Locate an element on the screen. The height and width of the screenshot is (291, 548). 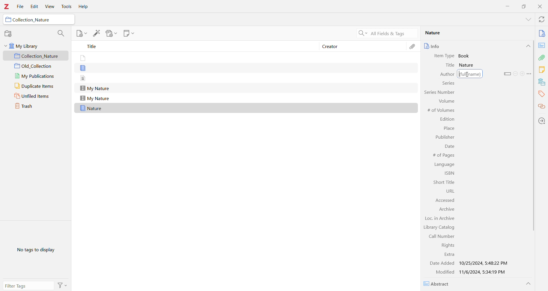
Abstract is located at coordinates (439, 284).